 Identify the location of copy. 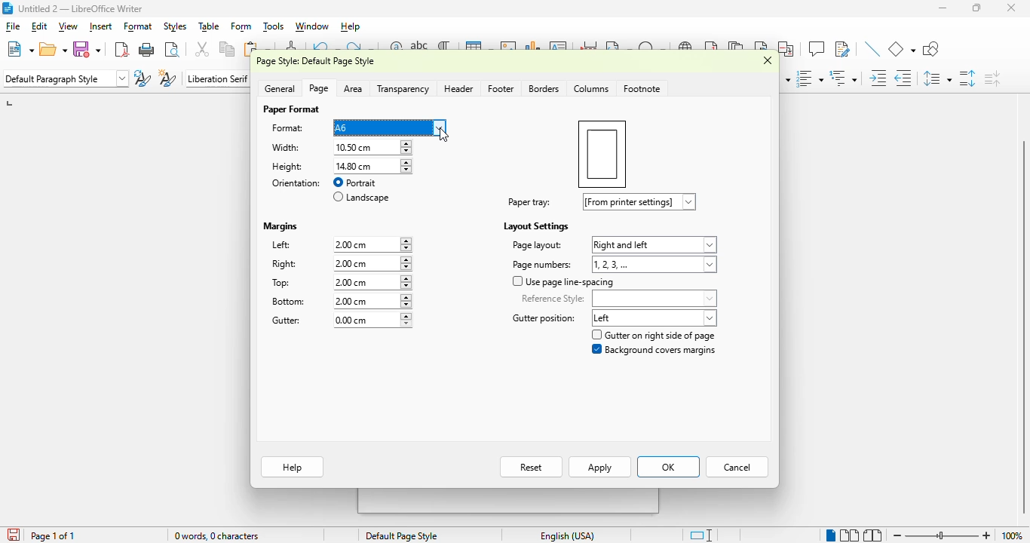
(227, 49).